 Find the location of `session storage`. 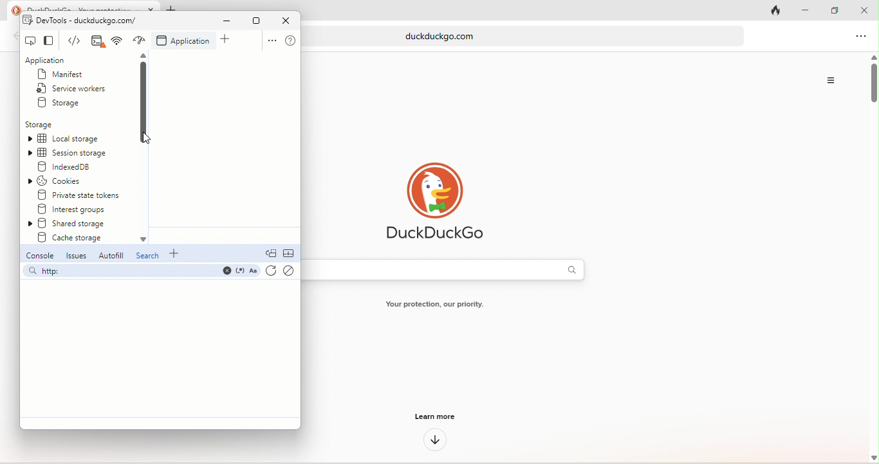

session storage is located at coordinates (68, 154).